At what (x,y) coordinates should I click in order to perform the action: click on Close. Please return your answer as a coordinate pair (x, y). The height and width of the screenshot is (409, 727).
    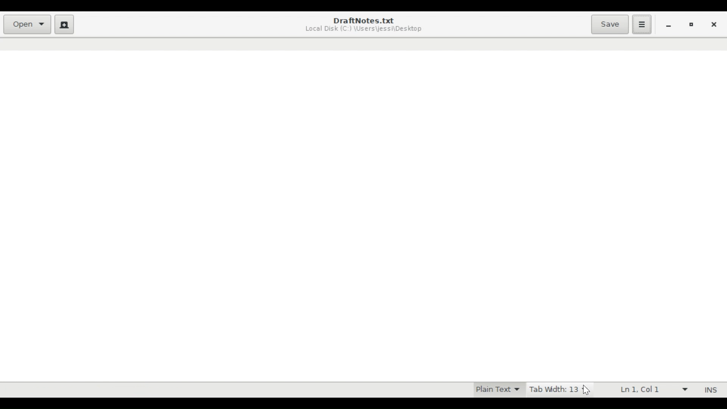
    Looking at the image, I should click on (714, 25).